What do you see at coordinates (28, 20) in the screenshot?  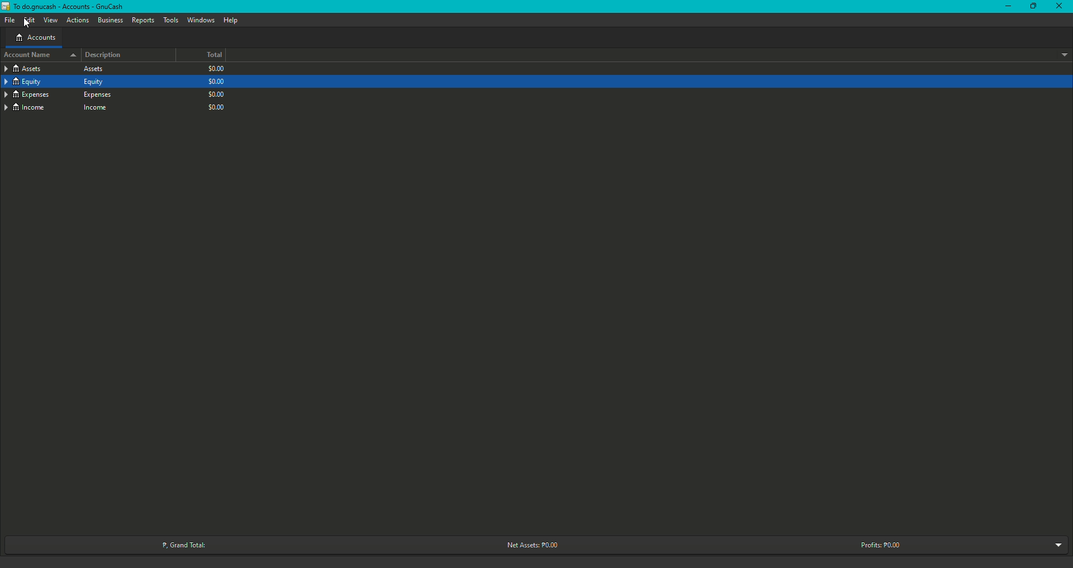 I see `Edit` at bounding box center [28, 20].